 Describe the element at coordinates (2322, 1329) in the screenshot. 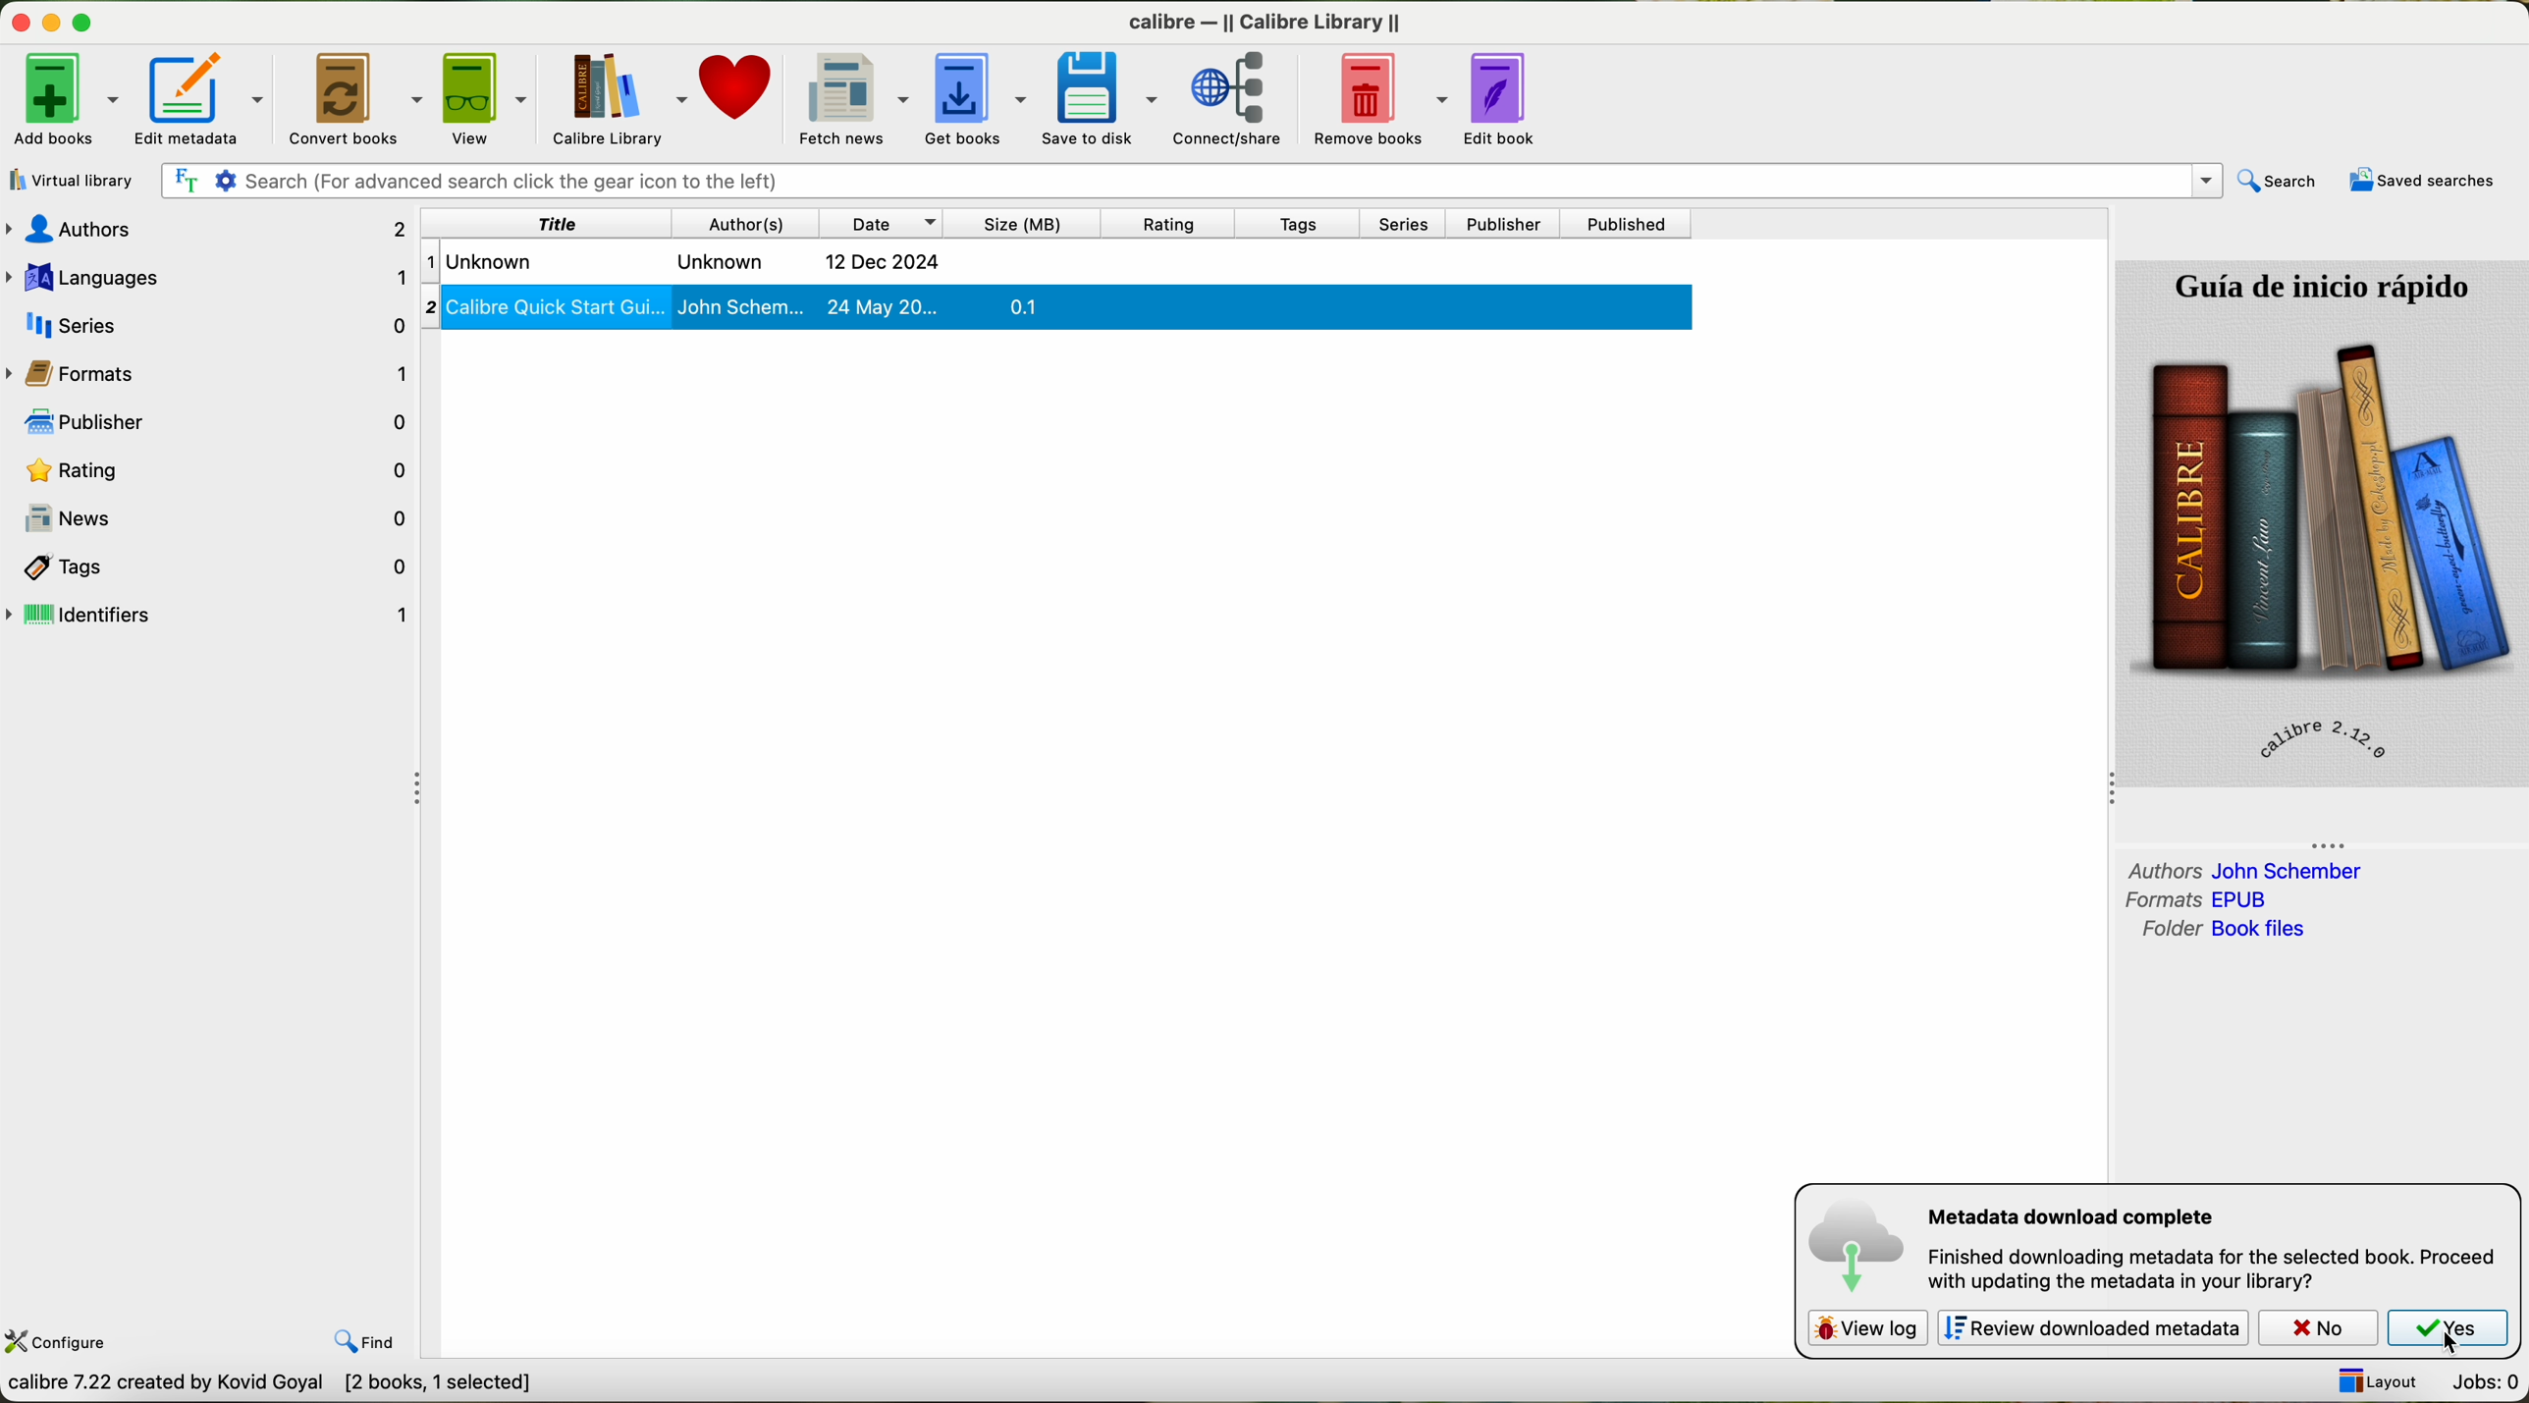

I see `no` at that location.